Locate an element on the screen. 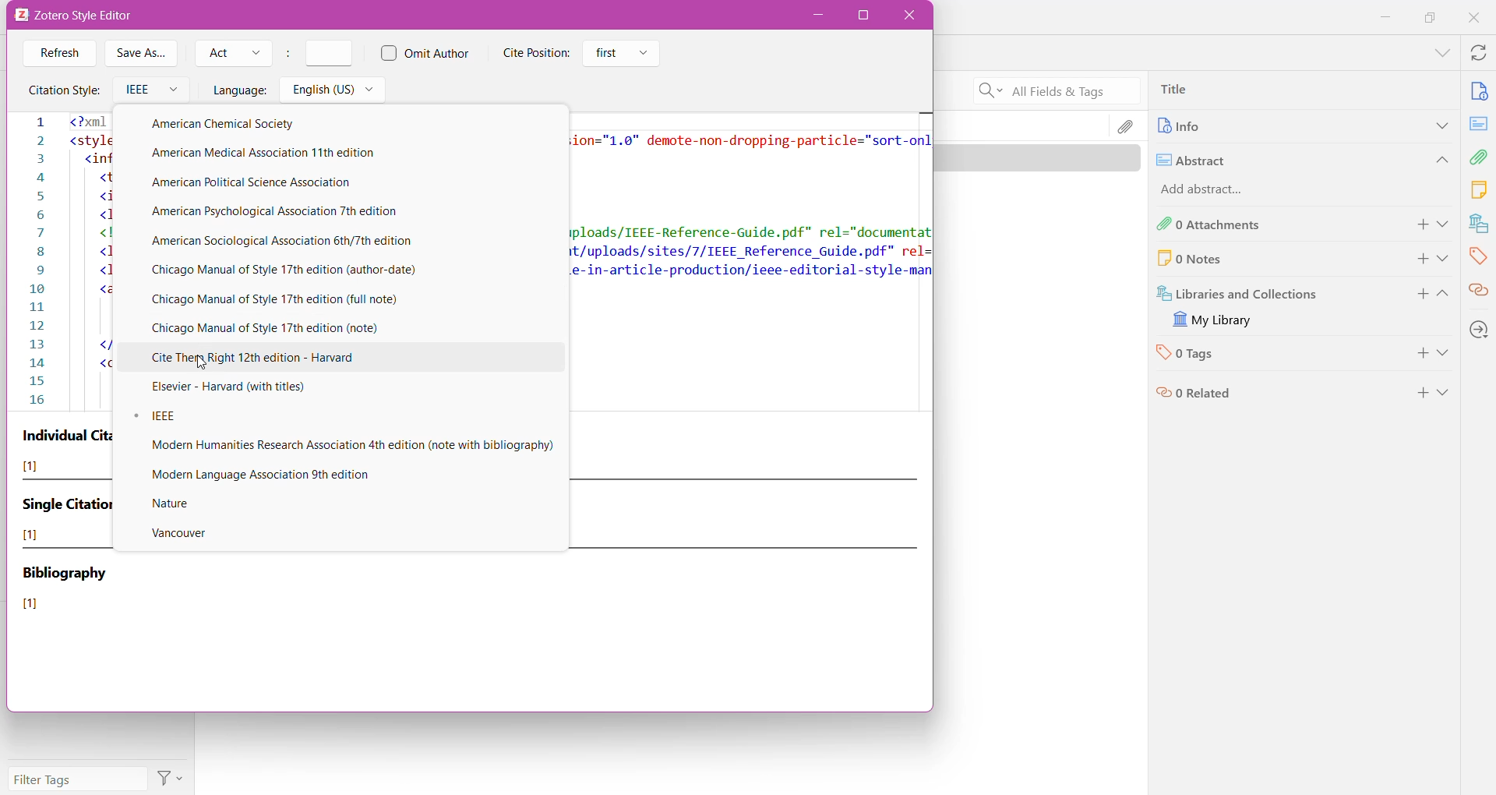  Modern Humanities Research Association 4th edition (note with Bibliography) is located at coordinates (351, 447).